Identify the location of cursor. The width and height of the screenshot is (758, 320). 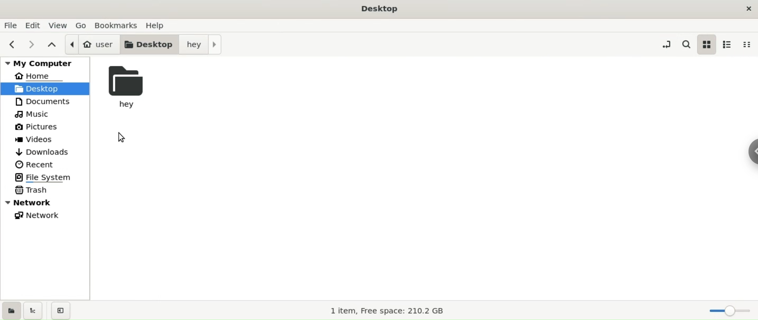
(122, 138).